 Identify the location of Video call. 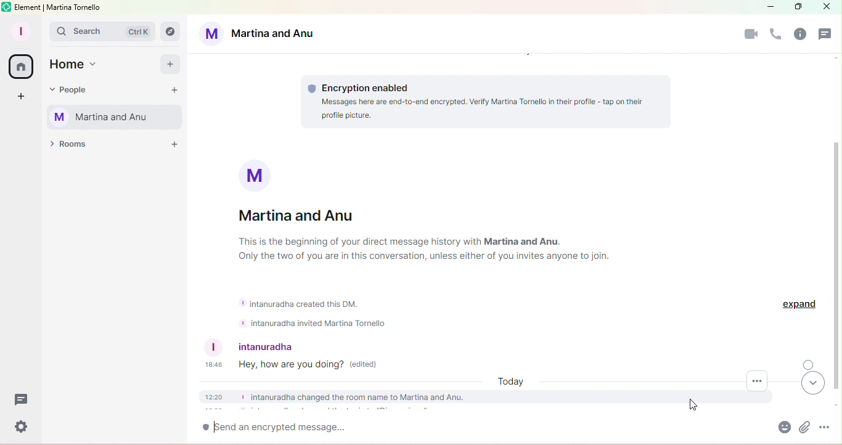
(750, 36).